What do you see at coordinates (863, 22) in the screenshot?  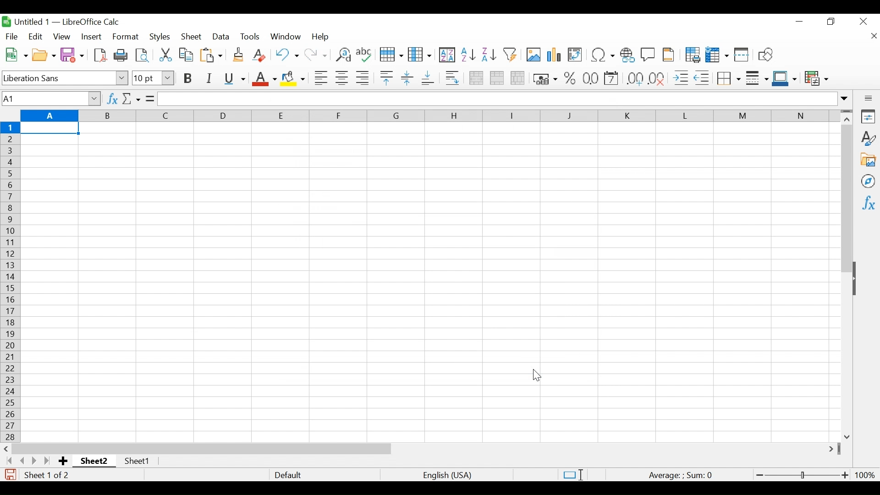 I see `Close` at bounding box center [863, 22].